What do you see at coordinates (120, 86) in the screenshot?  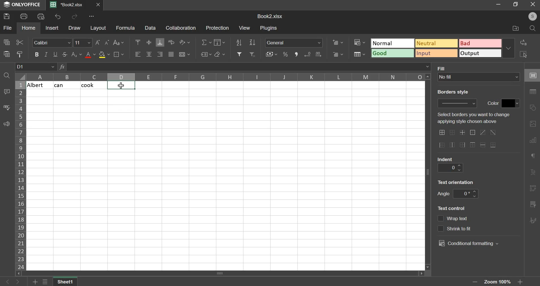 I see `cursor` at bounding box center [120, 86].